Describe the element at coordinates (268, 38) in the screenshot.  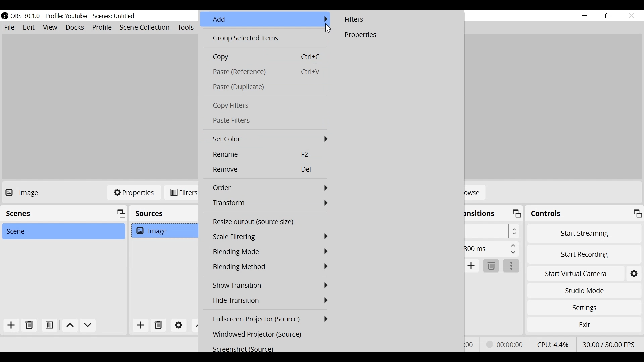
I see `Group Selected Items` at that location.